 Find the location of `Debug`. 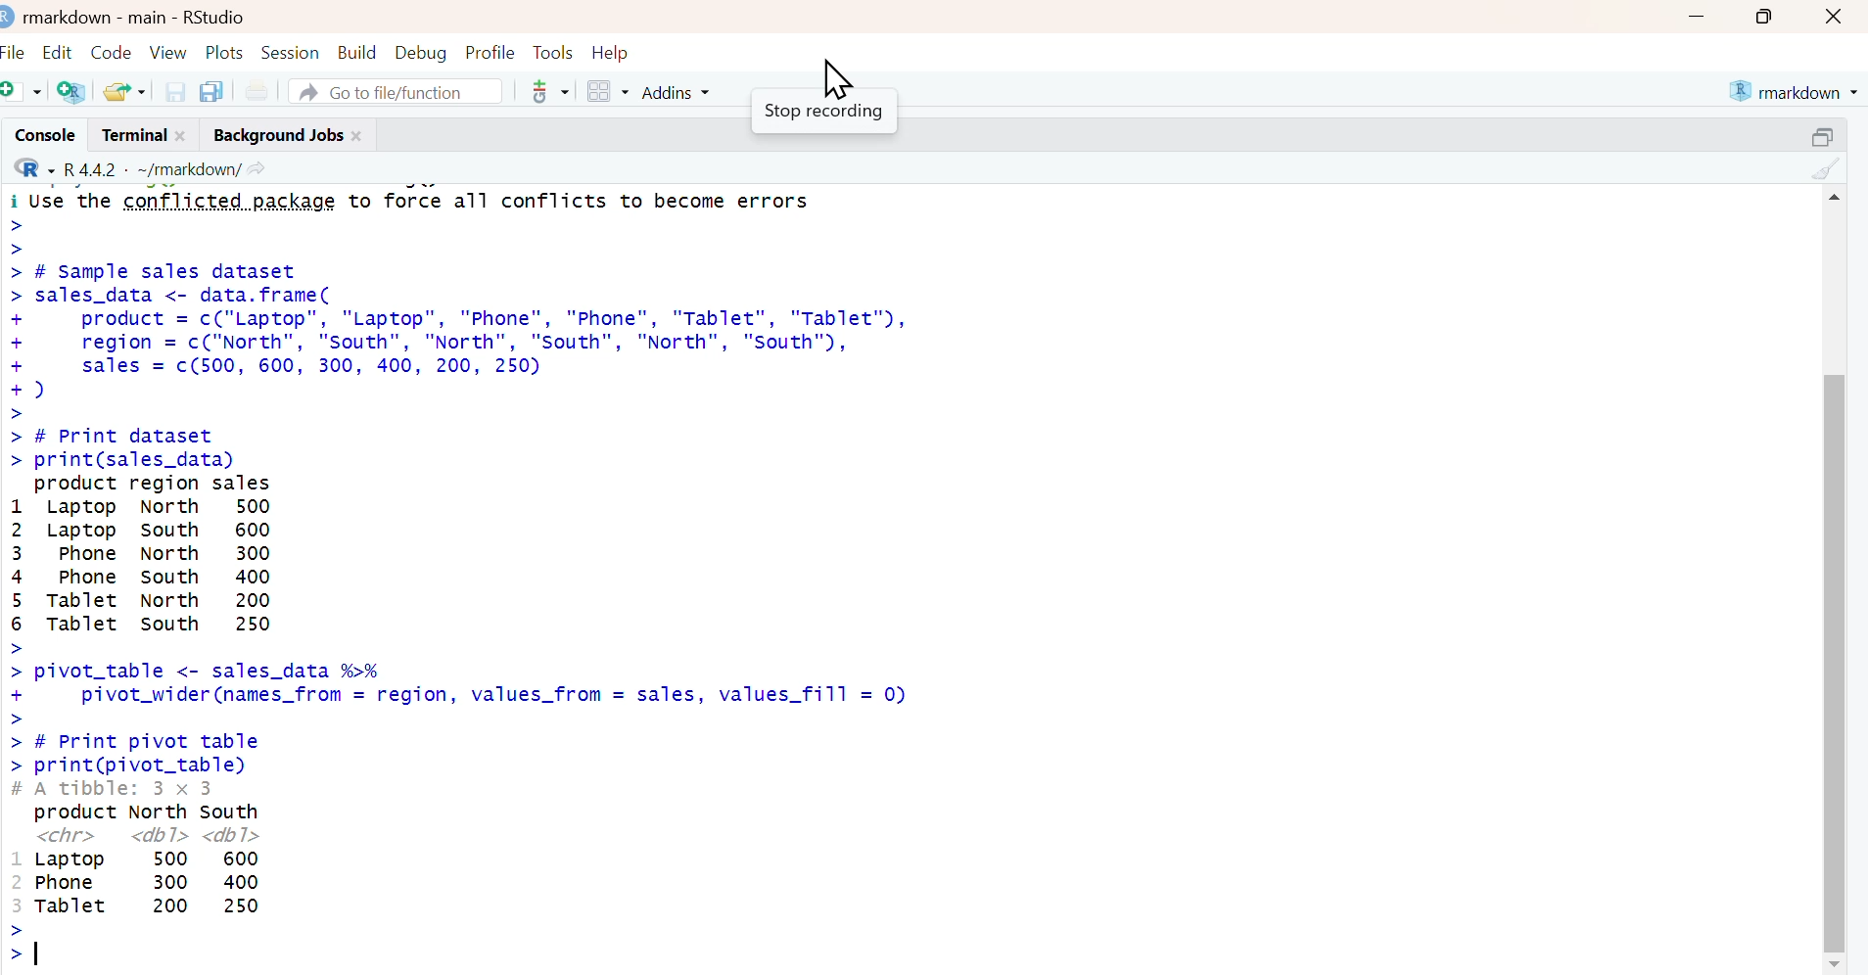

Debug is located at coordinates (421, 50).